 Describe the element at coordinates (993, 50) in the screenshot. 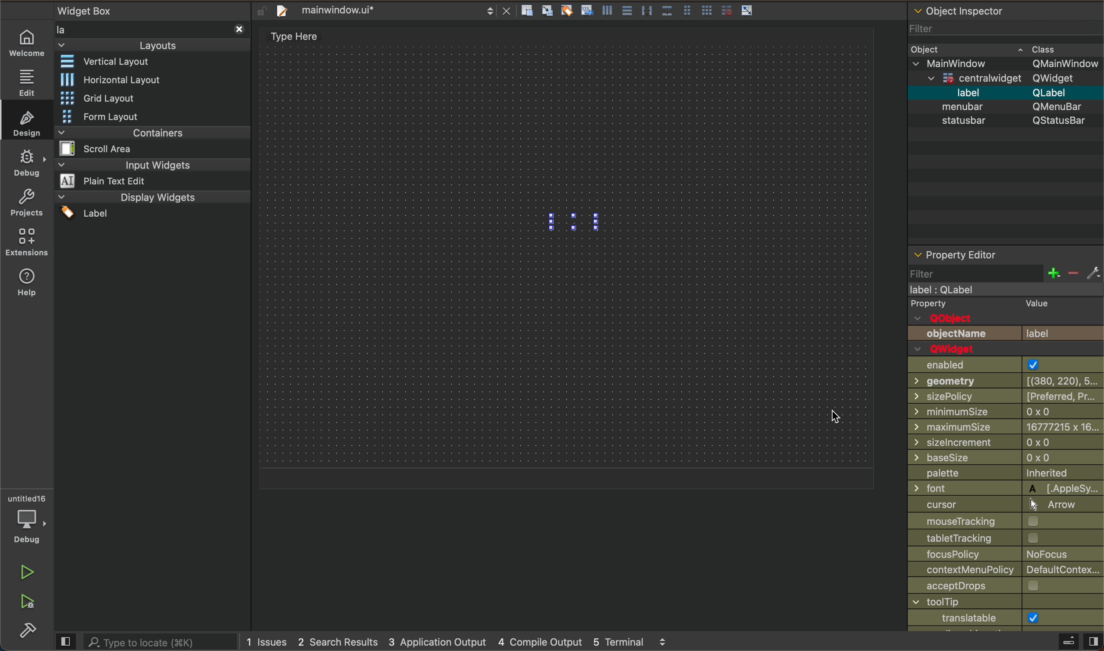

I see `object` at that location.